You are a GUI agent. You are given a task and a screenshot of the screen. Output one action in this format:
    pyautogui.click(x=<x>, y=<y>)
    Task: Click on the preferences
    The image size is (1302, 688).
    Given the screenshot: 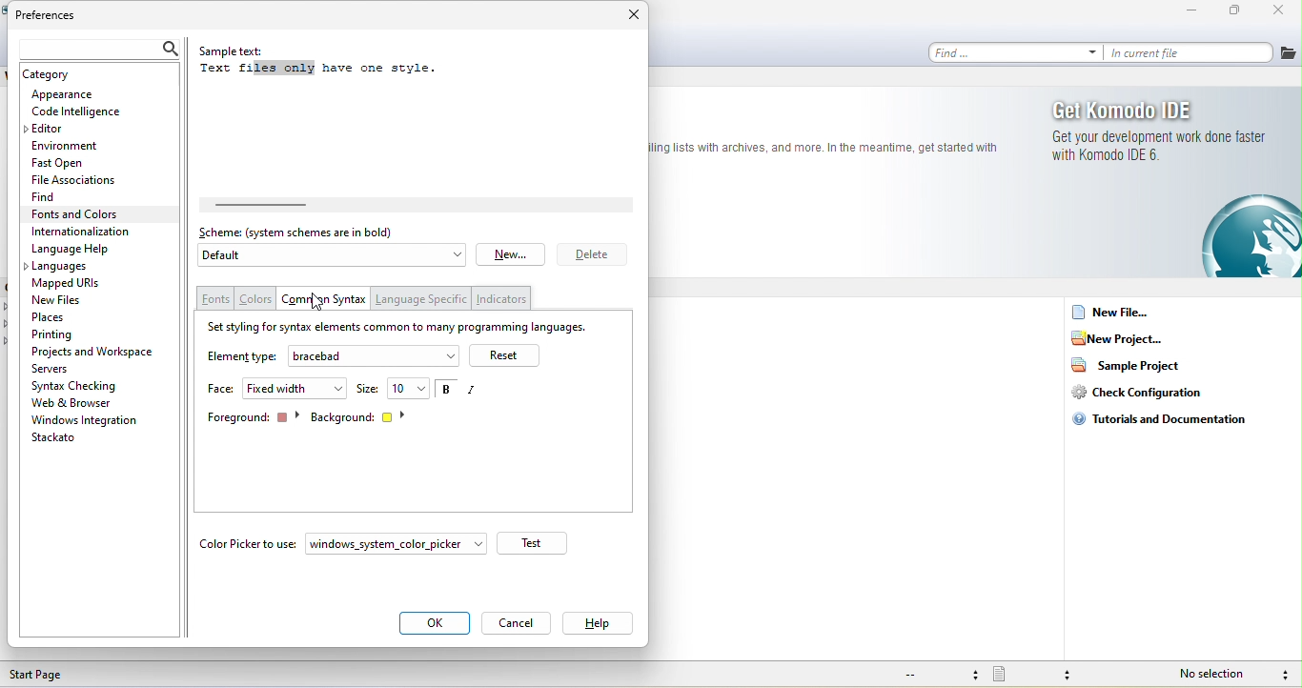 What is the action you would take?
    pyautogui.click(x=55, y=16)
    